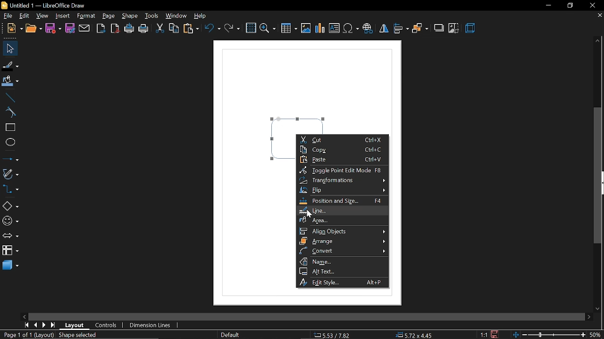  I want to click on close tab, so click(599, 16).